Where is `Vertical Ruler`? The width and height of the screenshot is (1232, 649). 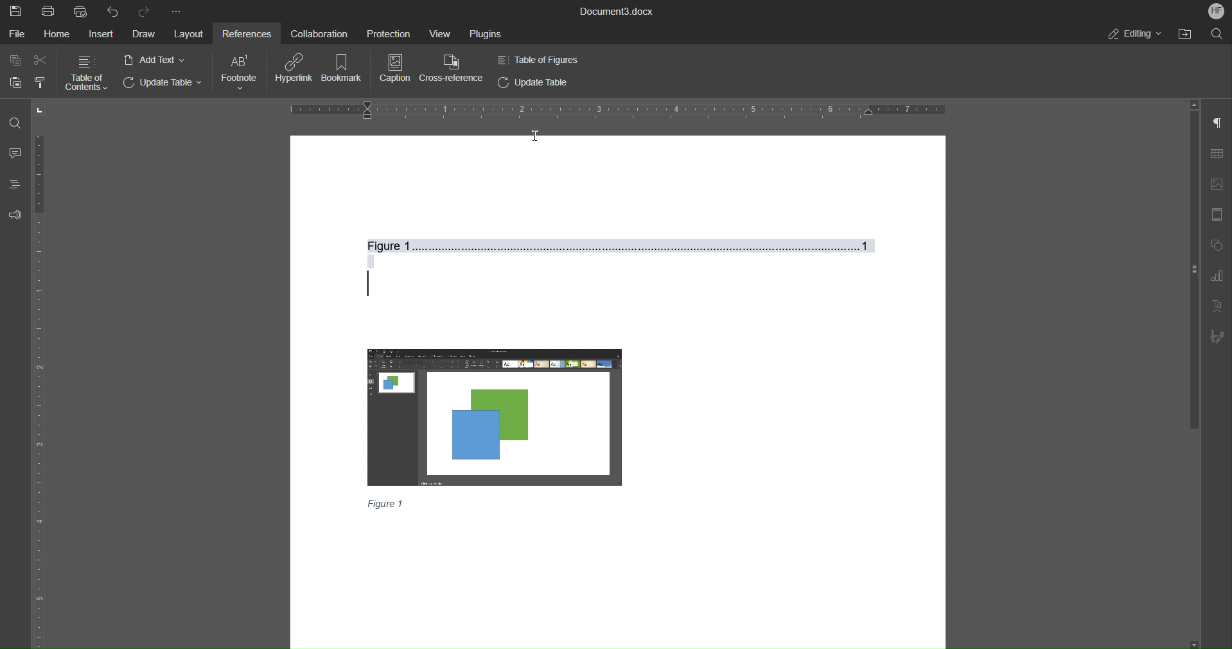
Vertical Ruler is located at coordinates (40, 390).